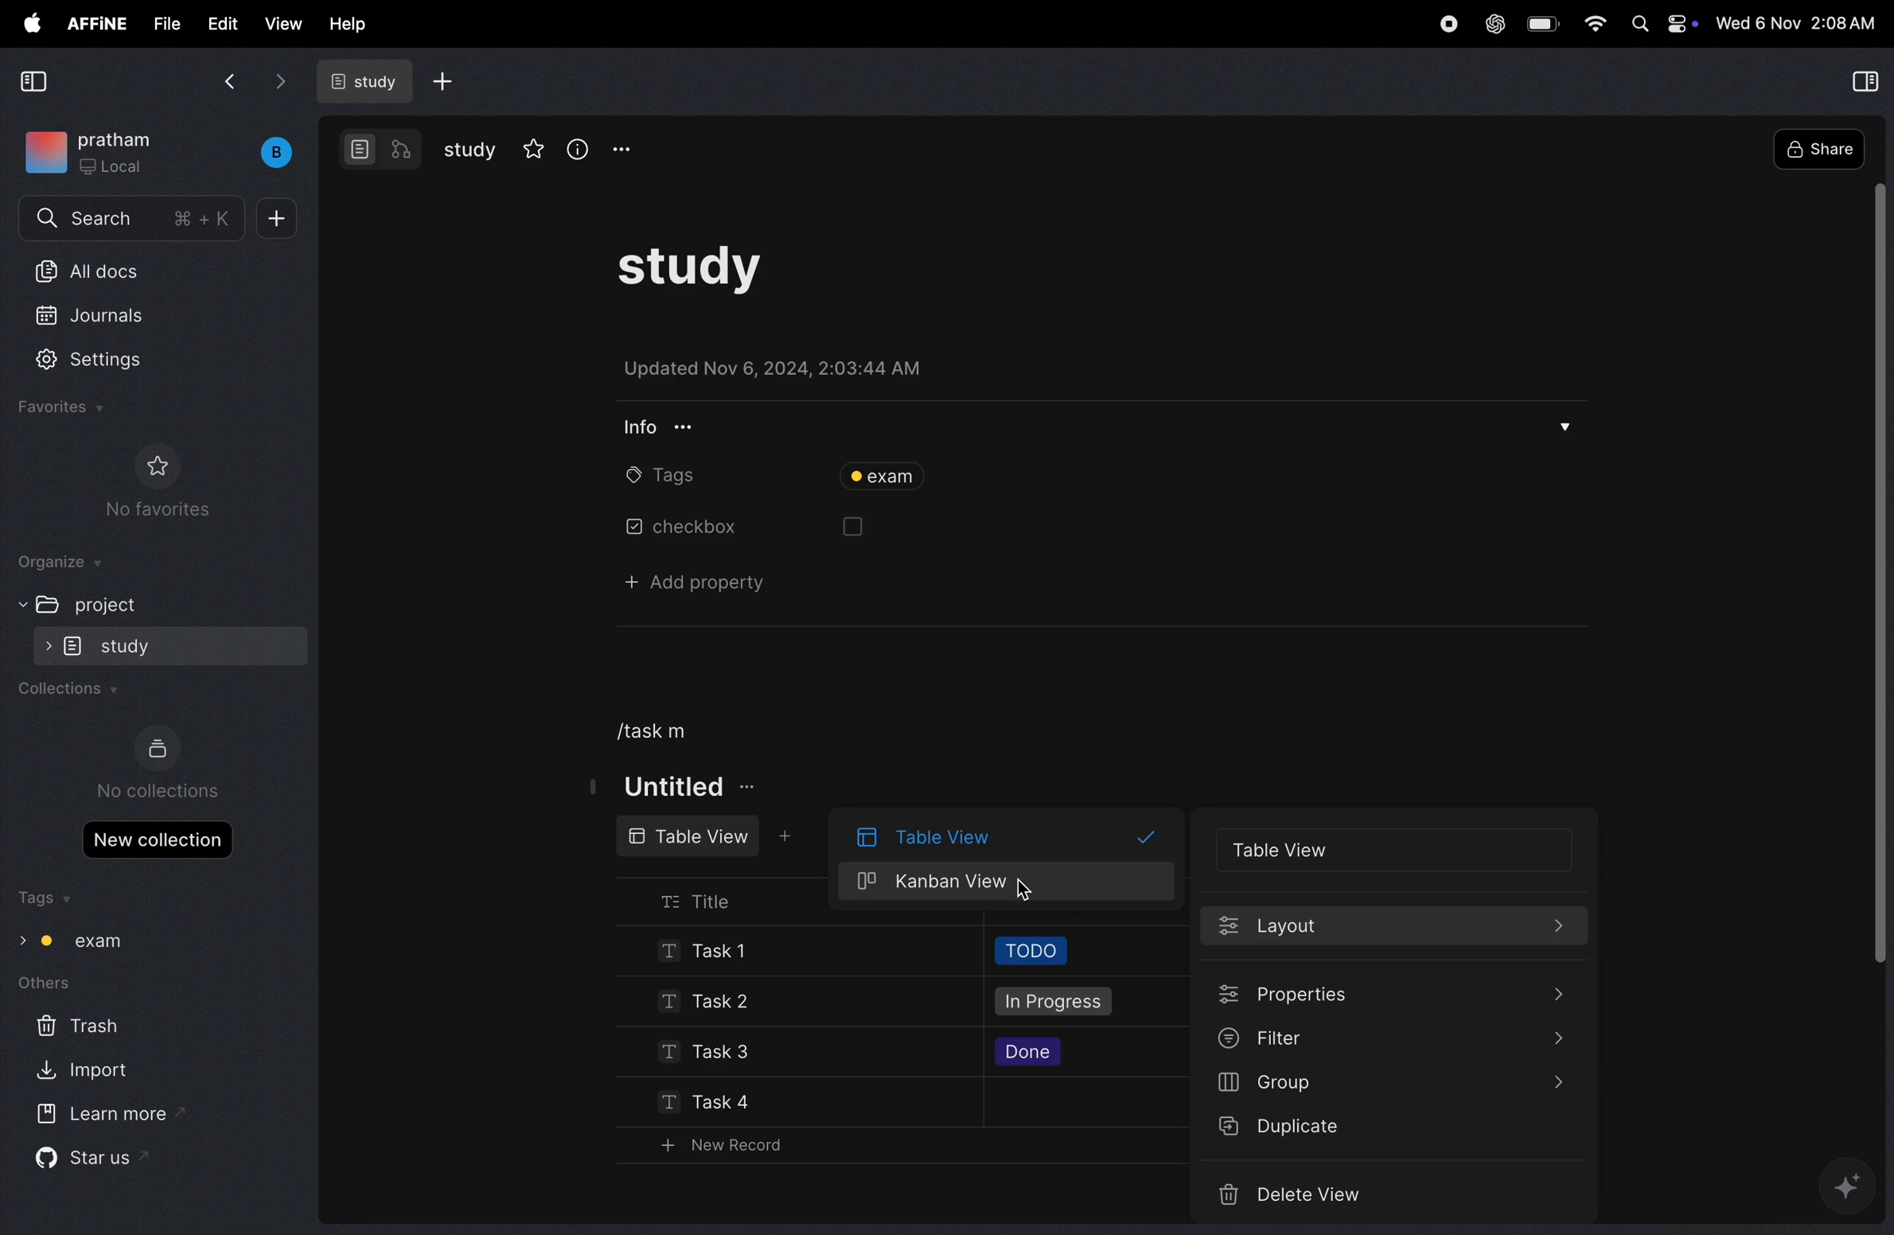 Image resolution: width=1894 pixels, height=1235 pixels. Describe the element at coordinates (652, 427) in the screenshot. I see `info` at that location.